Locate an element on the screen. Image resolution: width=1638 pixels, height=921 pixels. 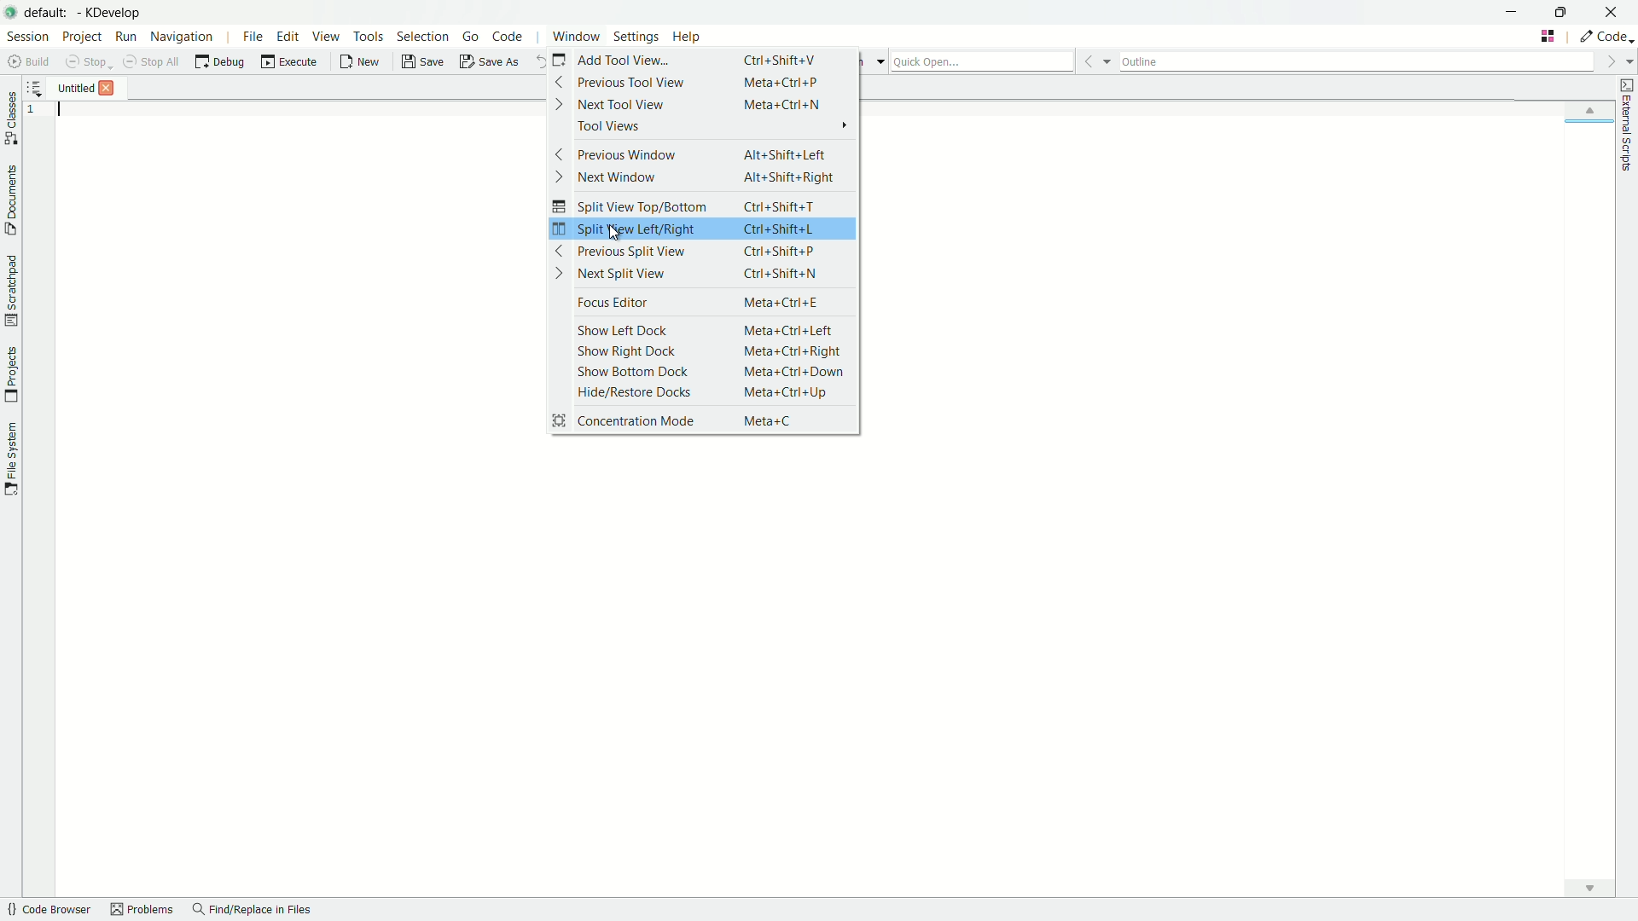
split view left/right is located at coordinates (628, 229).